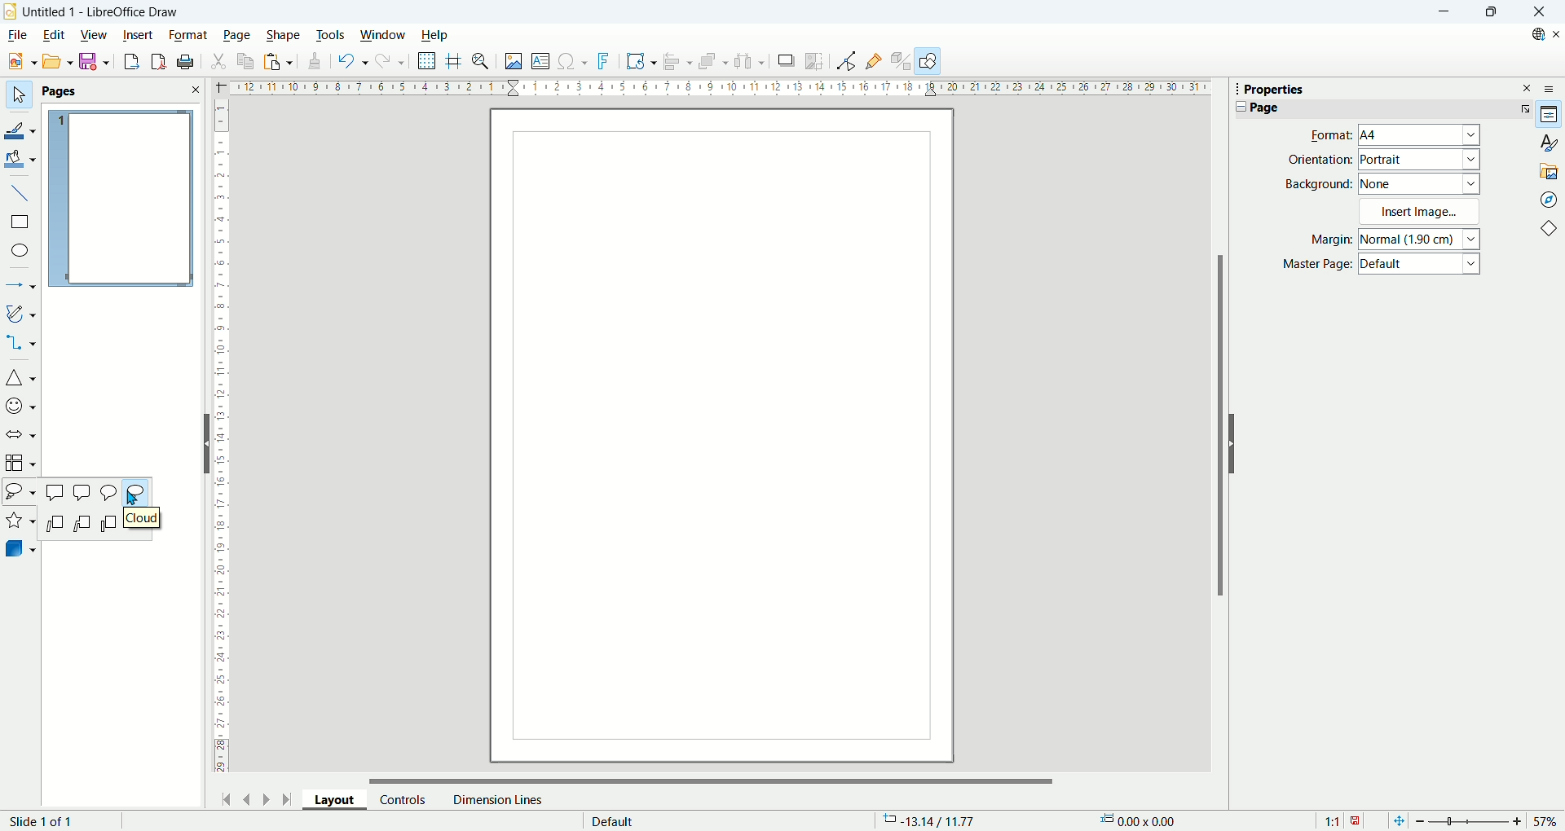  I want to click on coordinates, so click(932, 821).